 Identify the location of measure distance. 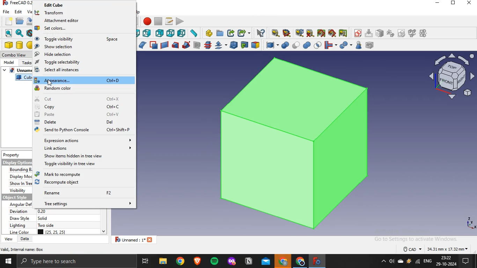
(194, 33).